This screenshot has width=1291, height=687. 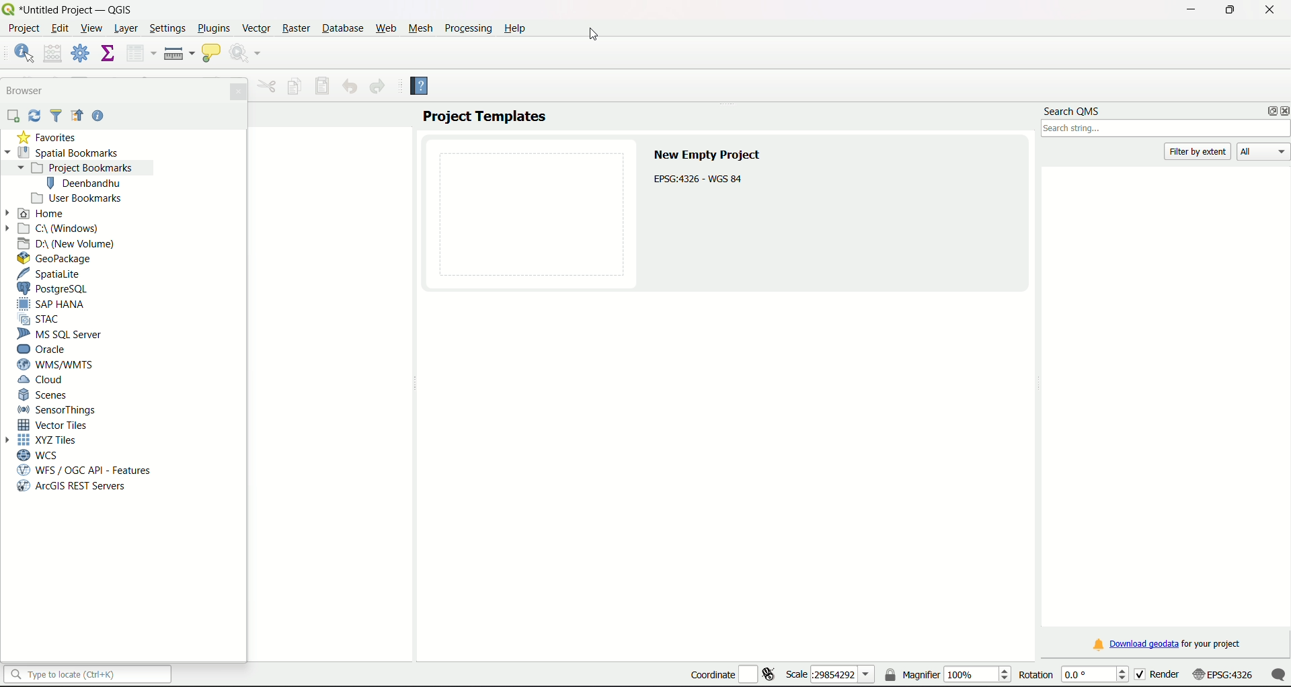 I want to click on minimize, so click(x=1189, y=10).